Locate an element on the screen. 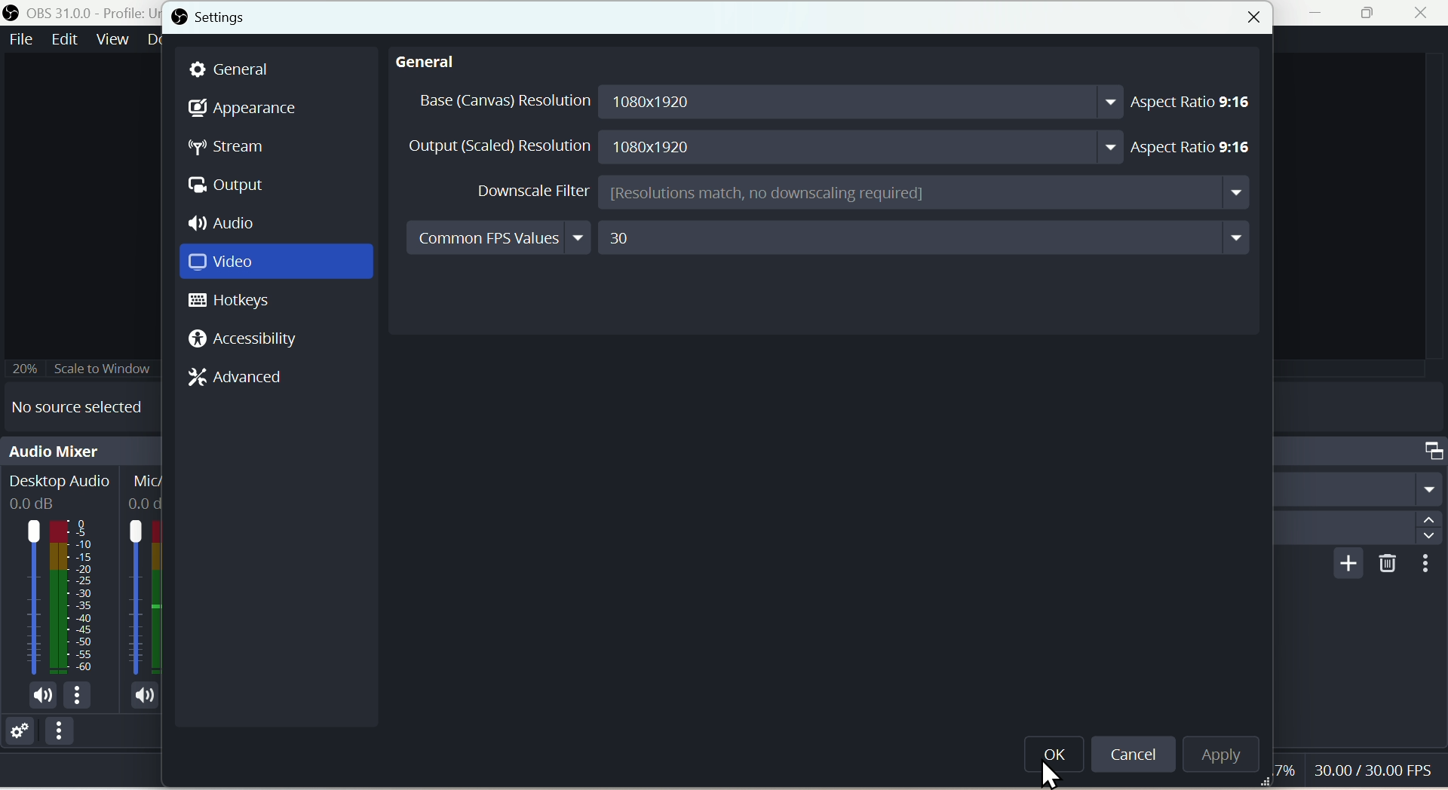 The height and width of the screenshot is (790, 1448). Downscale Filter is located at coordinates (861, 193).